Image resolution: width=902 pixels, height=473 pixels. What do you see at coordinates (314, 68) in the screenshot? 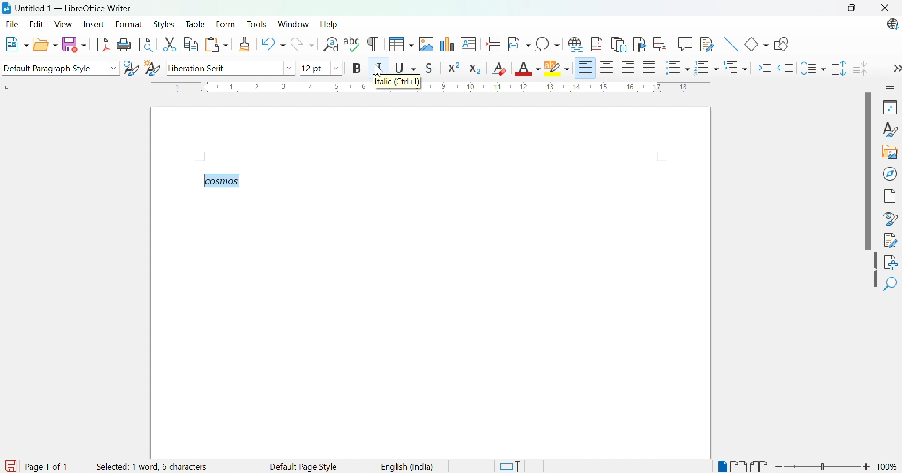
I see `12 pt` at bounding box center [314, 68].